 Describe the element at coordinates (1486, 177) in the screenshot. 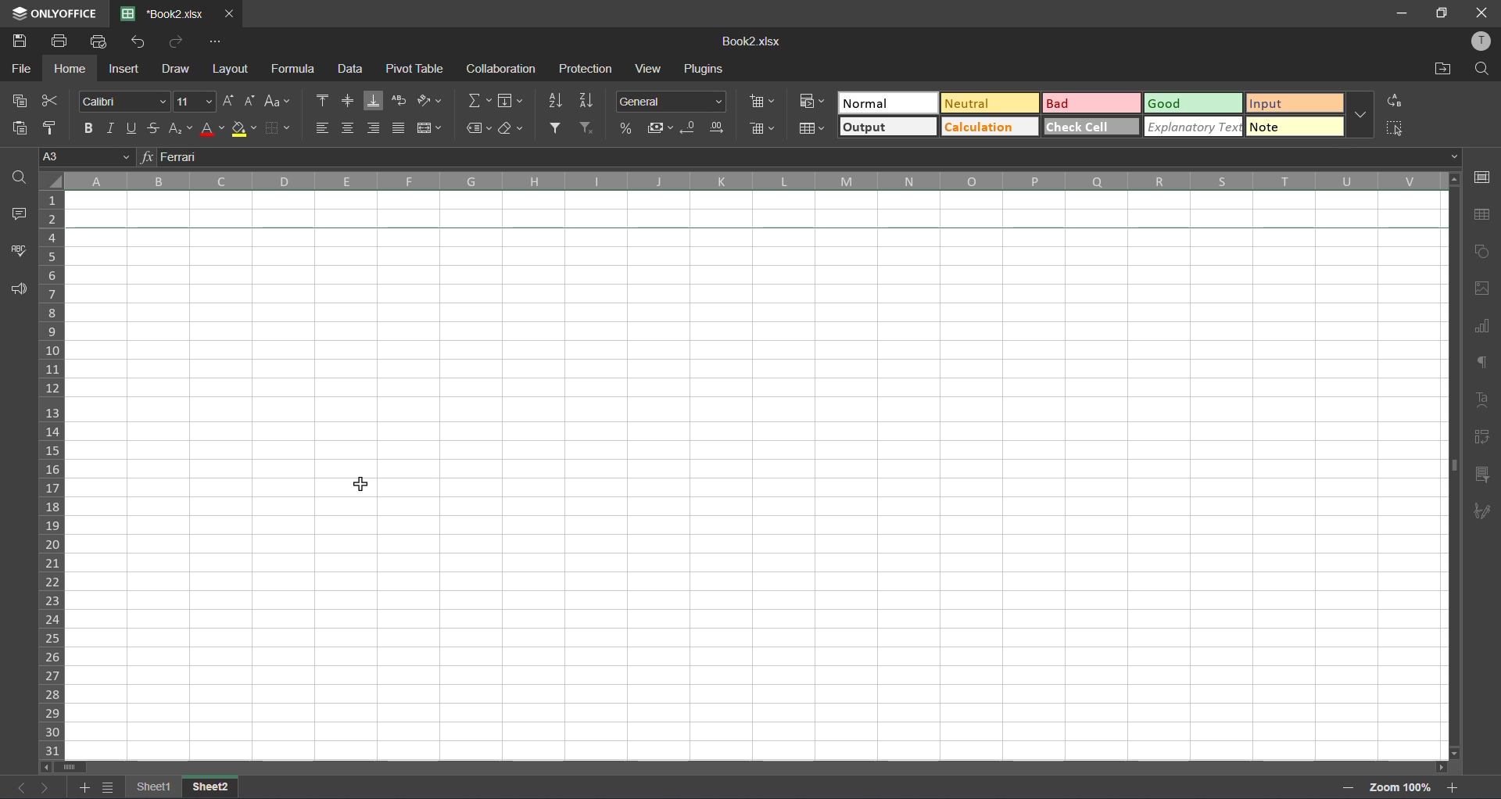

I see `cell settings` at that location.